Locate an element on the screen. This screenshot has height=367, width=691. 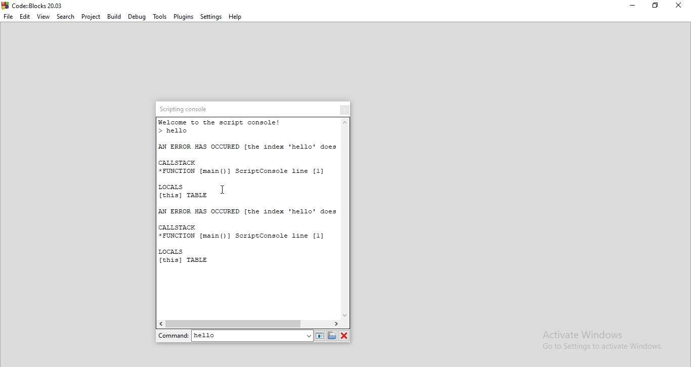
Text Cursor is located at coordinates (223, 190).